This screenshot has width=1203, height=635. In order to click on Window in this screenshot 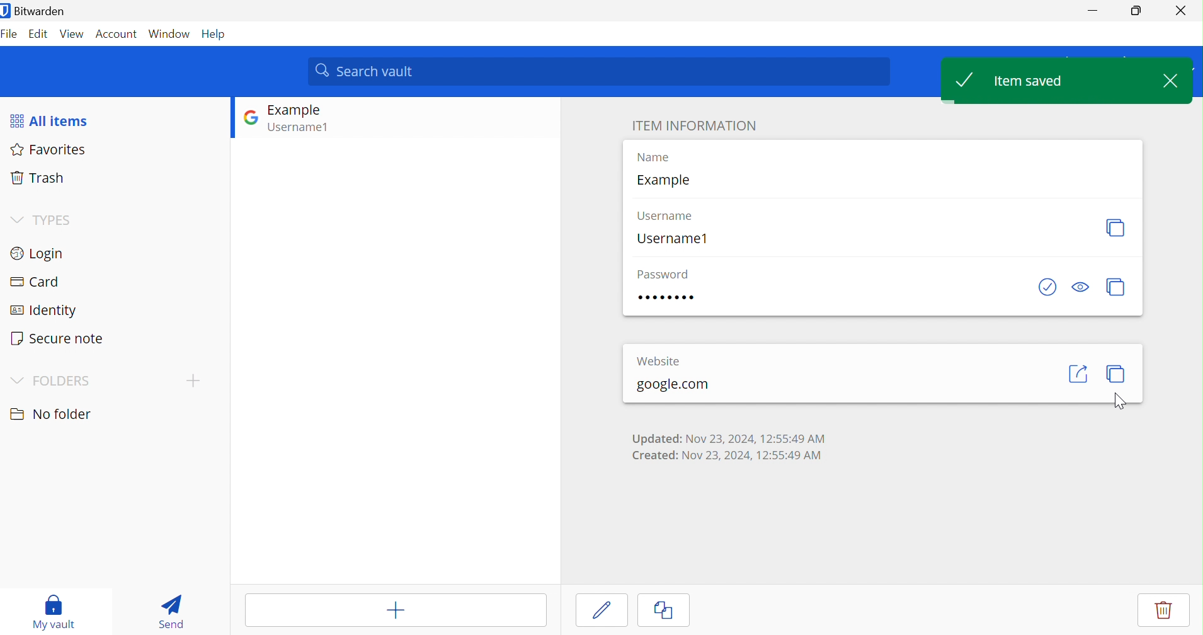, I will do `click(169, 33)`.